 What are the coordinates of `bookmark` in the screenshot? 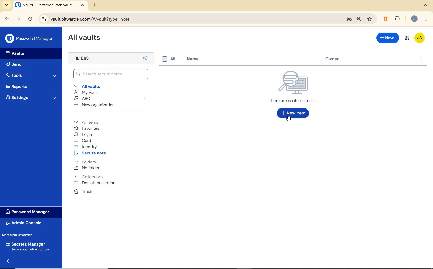 It's located at (370, 19).